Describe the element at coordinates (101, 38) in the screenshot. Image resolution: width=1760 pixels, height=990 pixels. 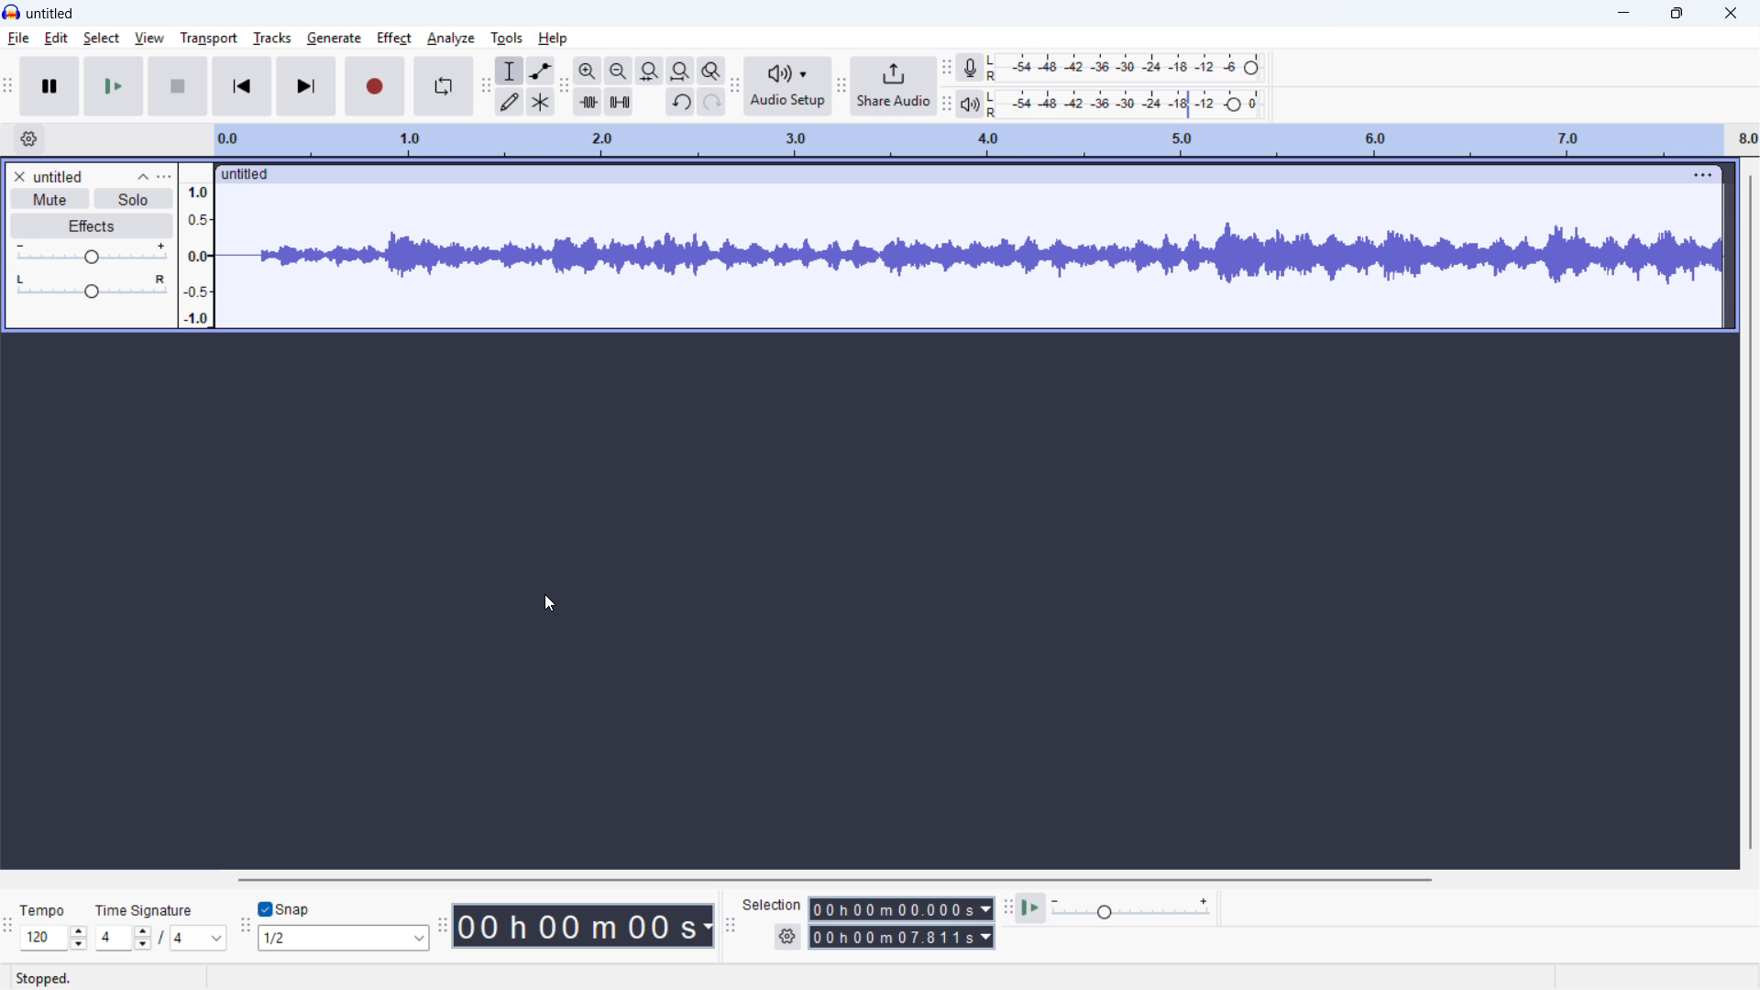
I see `select` at that location.